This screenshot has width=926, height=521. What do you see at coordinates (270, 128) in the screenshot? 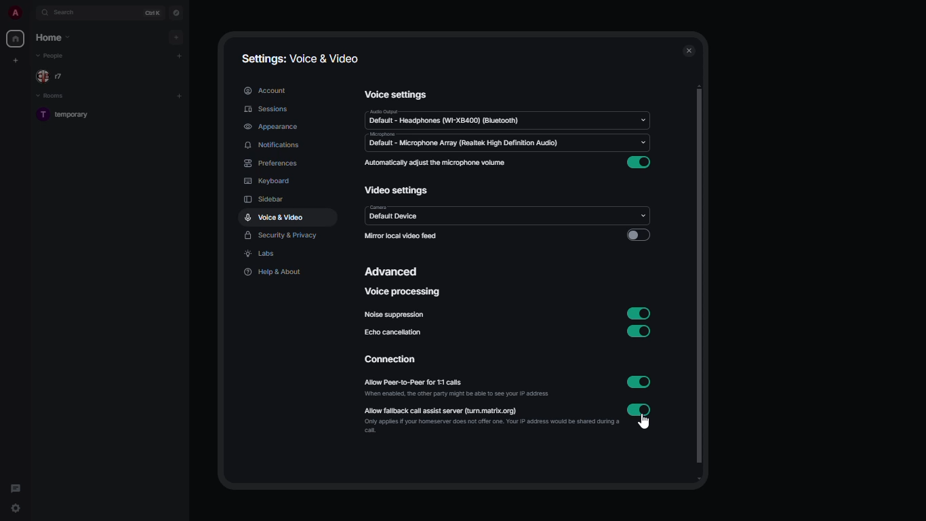
I see `appearance` at bounding box center [270, 128].